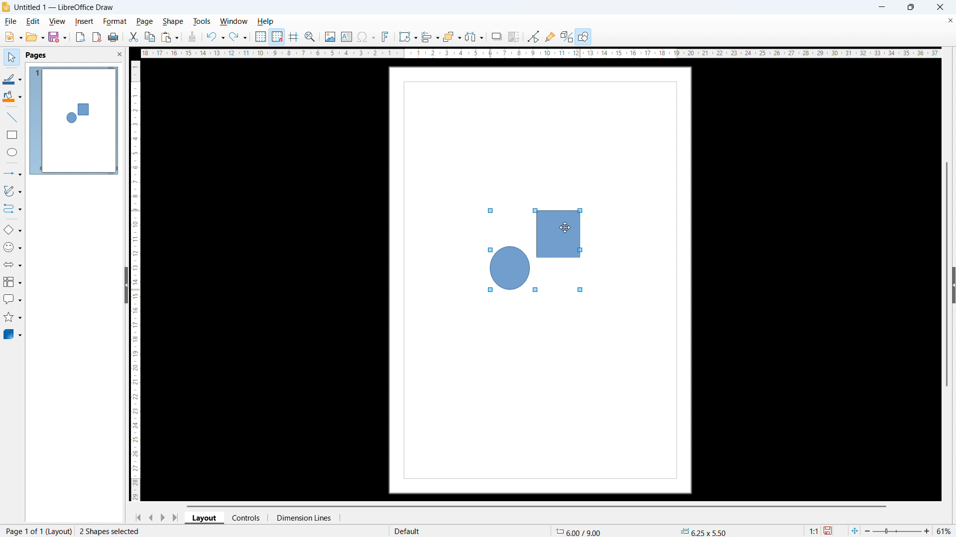  I want to click on page display, so click(76, 121).